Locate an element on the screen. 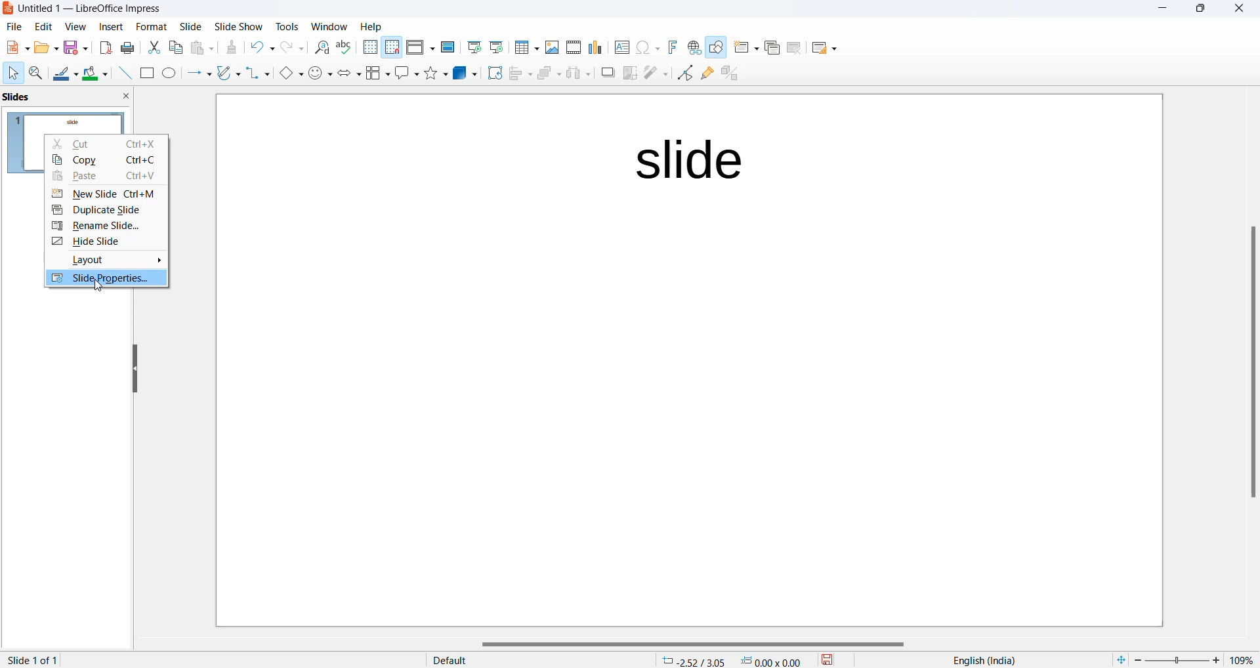 This screenshot has width=1260, height=668. toggle extrusion is located at coordinates (734, 75).